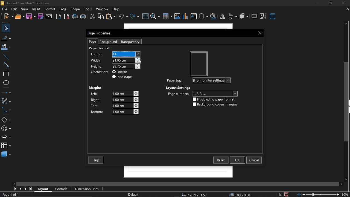 Image resolution: width=350 pixels, height=197 pixels. What do you see at coordinates (6, 145) in the screenshot?
I see `flowchart` at bounding box center [6, 145].